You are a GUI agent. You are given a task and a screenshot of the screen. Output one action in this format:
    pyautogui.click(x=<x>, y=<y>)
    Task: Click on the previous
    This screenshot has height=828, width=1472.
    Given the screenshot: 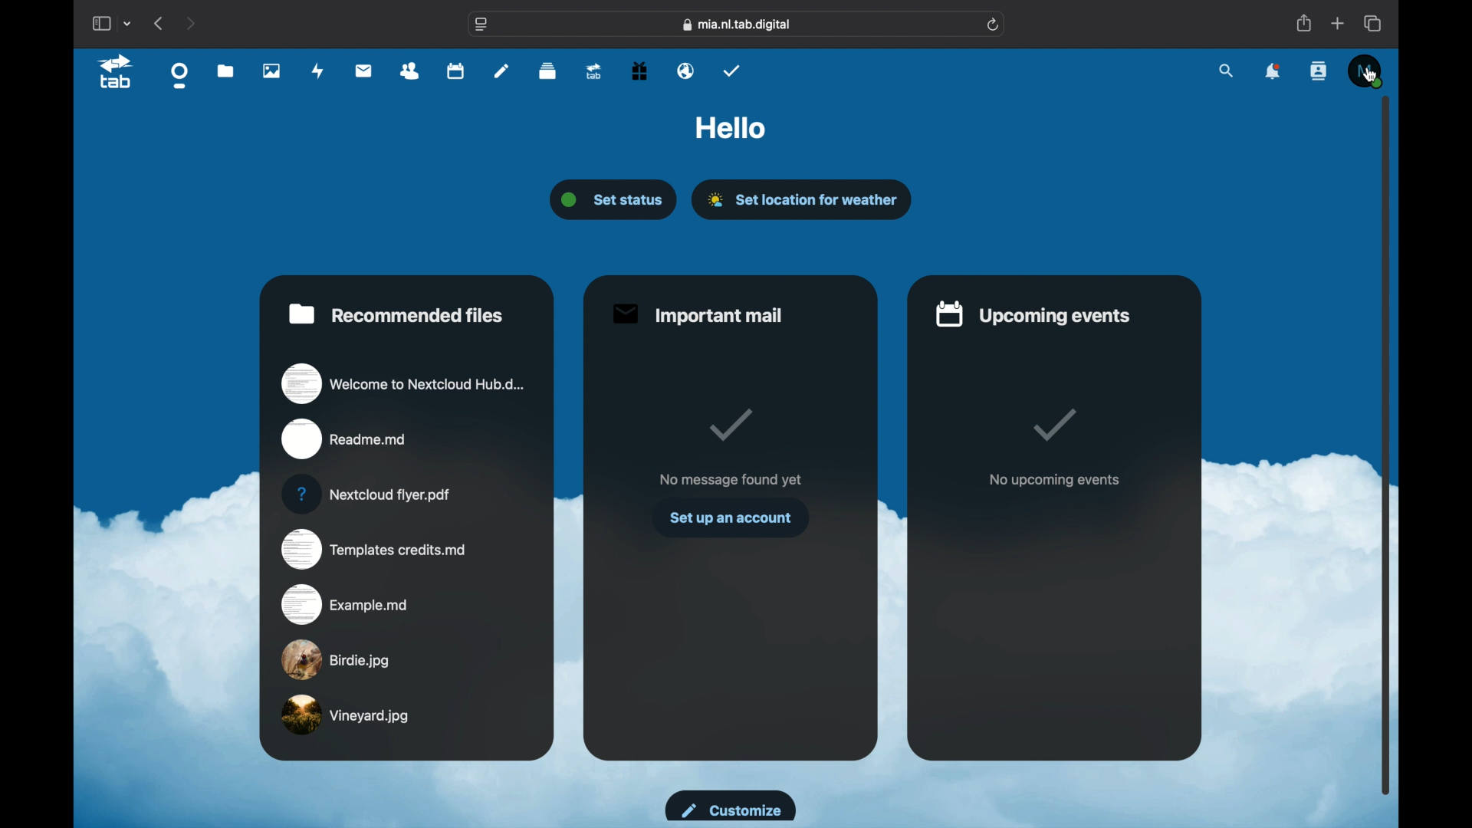 What is the action you would take?
    pyautogui.click(x=160, y=23)
    